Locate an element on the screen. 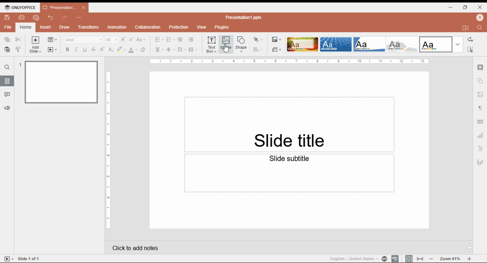 The image size is (487, 263). home is located at coordinates (26, 27).